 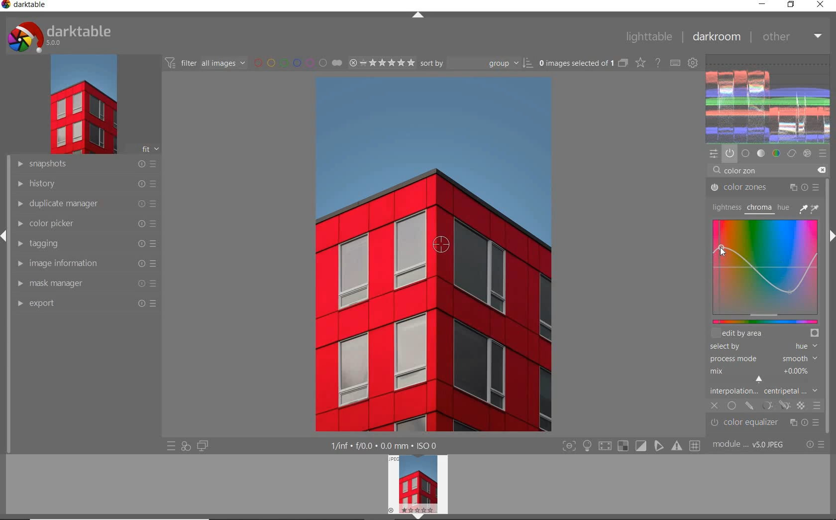 I want to click on color picker, so click(x=85, y=225).